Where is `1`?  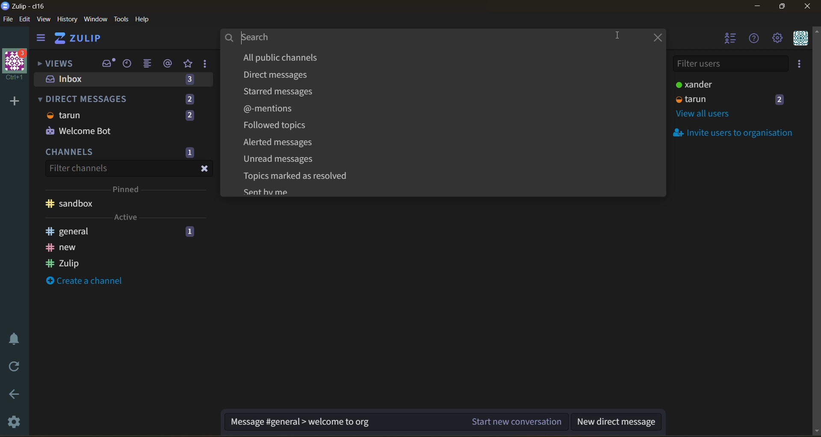
1 is located at coordinates (190, 232).